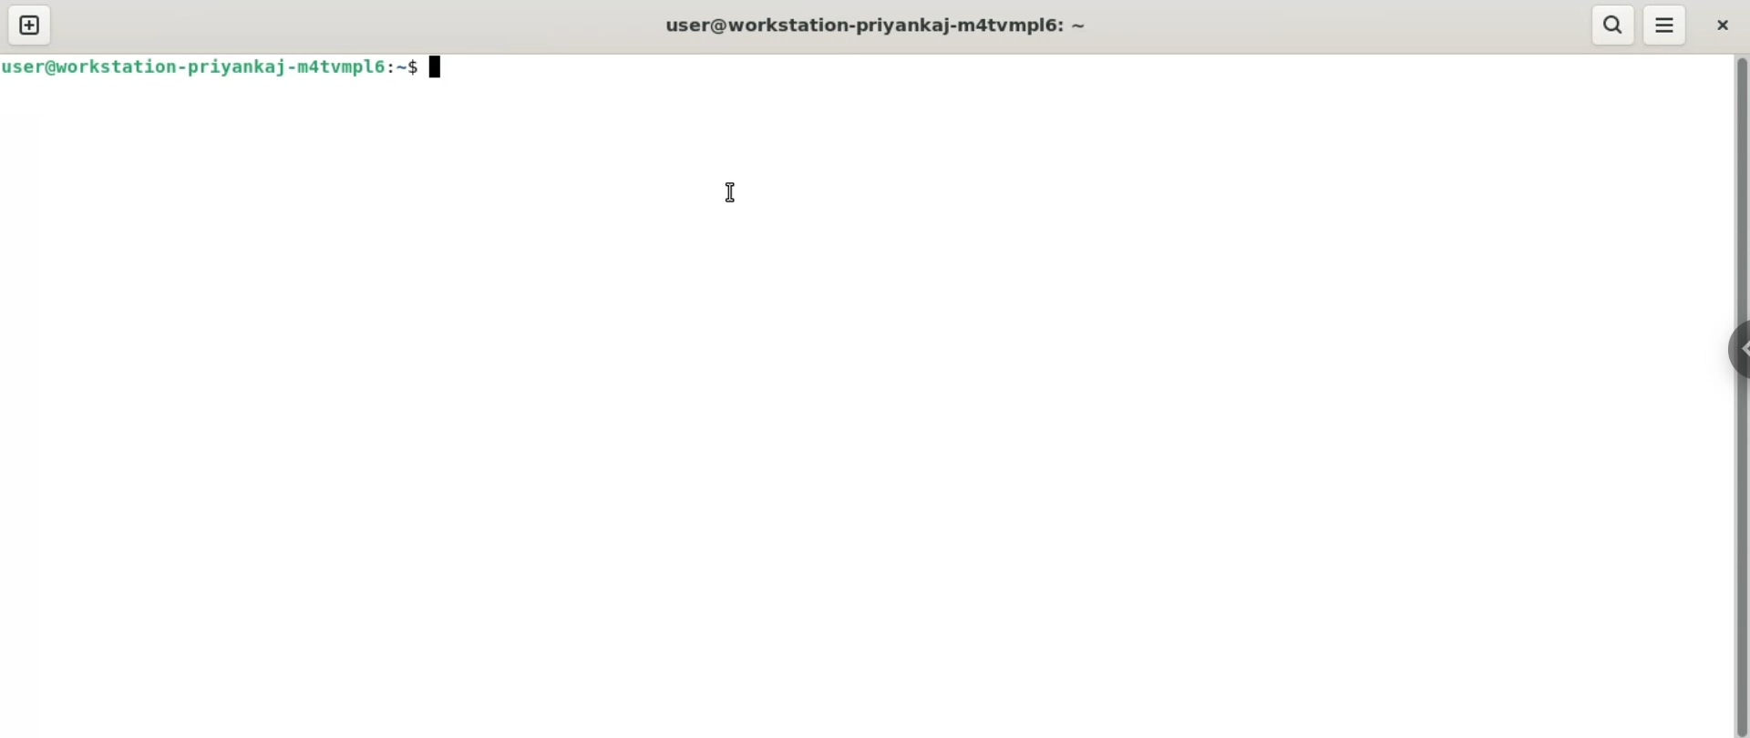  I want to click on new tab, so click(28, 27).